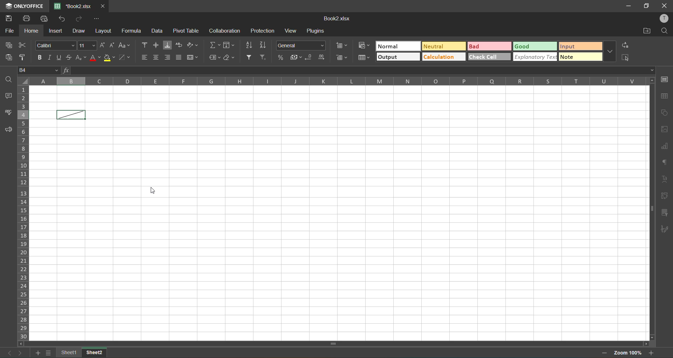 Image resolution: width=673 pixels, height=358 pixels. Describe the element at coordinates (252, 45) in the screenshot. I see `sort ascending` at that location.